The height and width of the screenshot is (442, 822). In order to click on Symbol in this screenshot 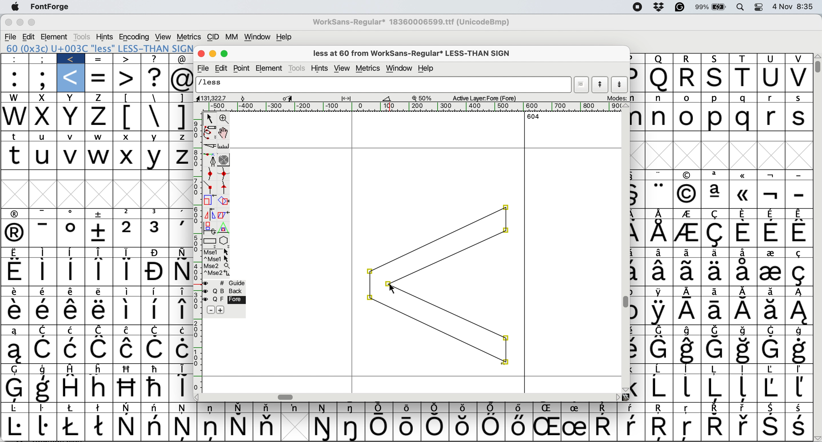, I will do `click(381, 427)`.